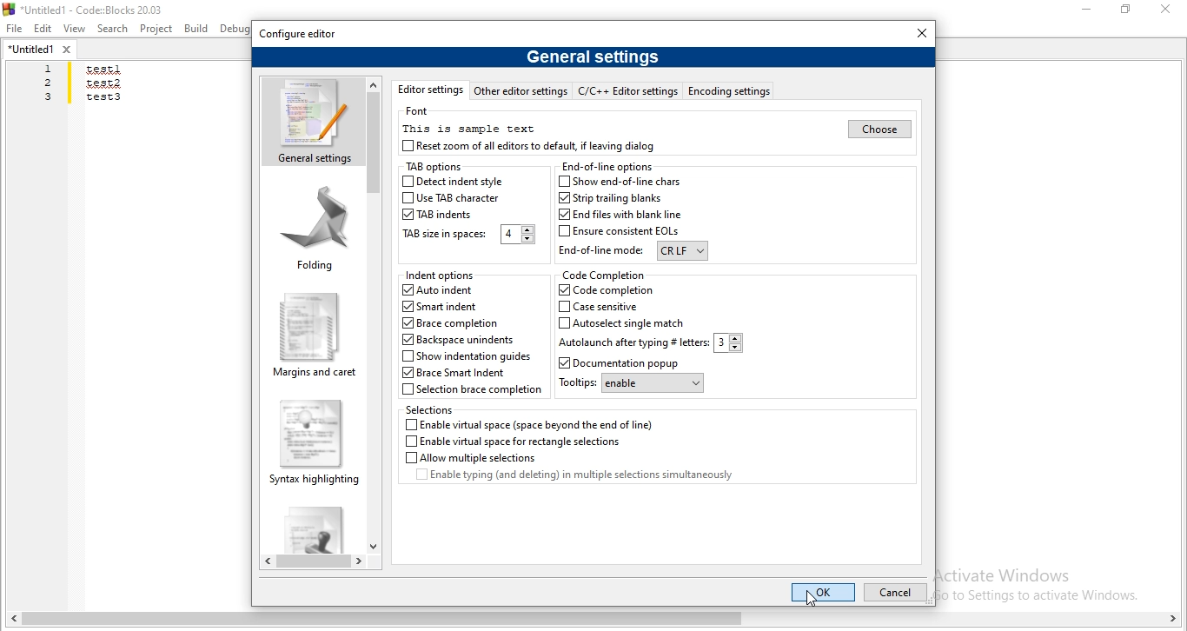  I want to click on Edit , so click(43, 30).